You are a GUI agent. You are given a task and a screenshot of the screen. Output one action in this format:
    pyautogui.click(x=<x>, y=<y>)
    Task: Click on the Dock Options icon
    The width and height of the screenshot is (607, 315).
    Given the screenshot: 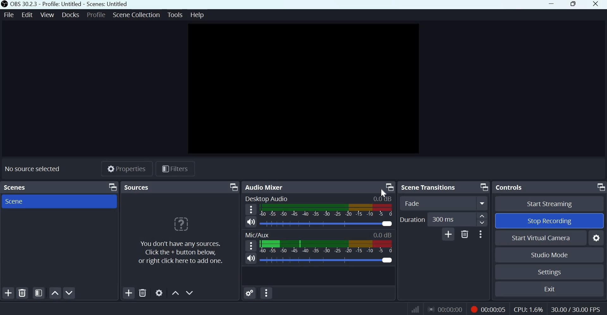 What is the action you would take?
    pyautogui.click(x=390, y=187)
    